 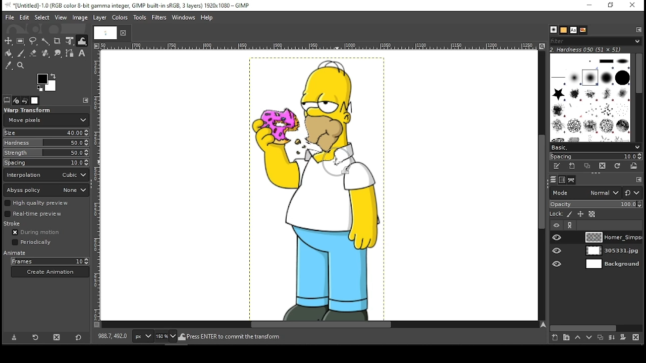 What do you see at coordinates (48, 82) in the screenshot?
I see `colors` at bounding box center [48, 82].